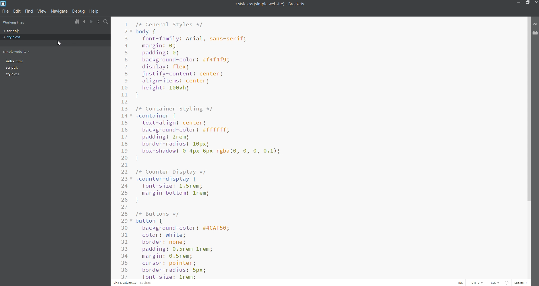 The height and width of the screenshot is (286, 539). I want to click on working files, so click(17, 23).